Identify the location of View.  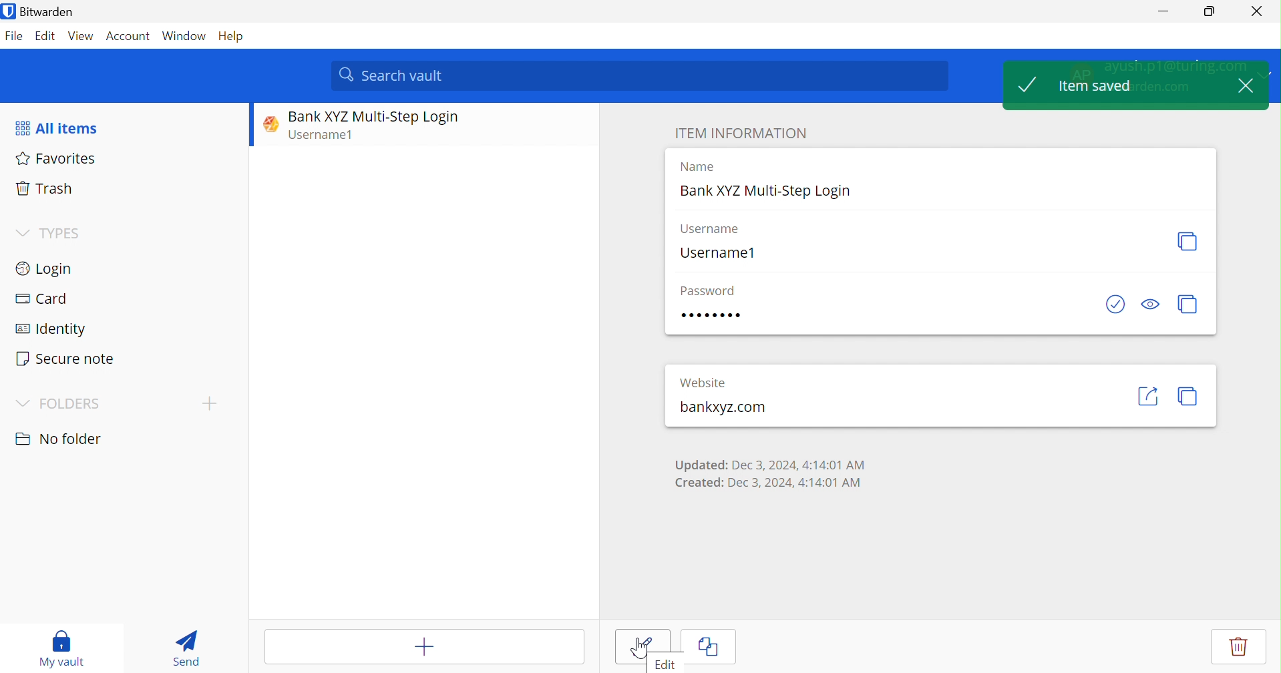
(81, 36).